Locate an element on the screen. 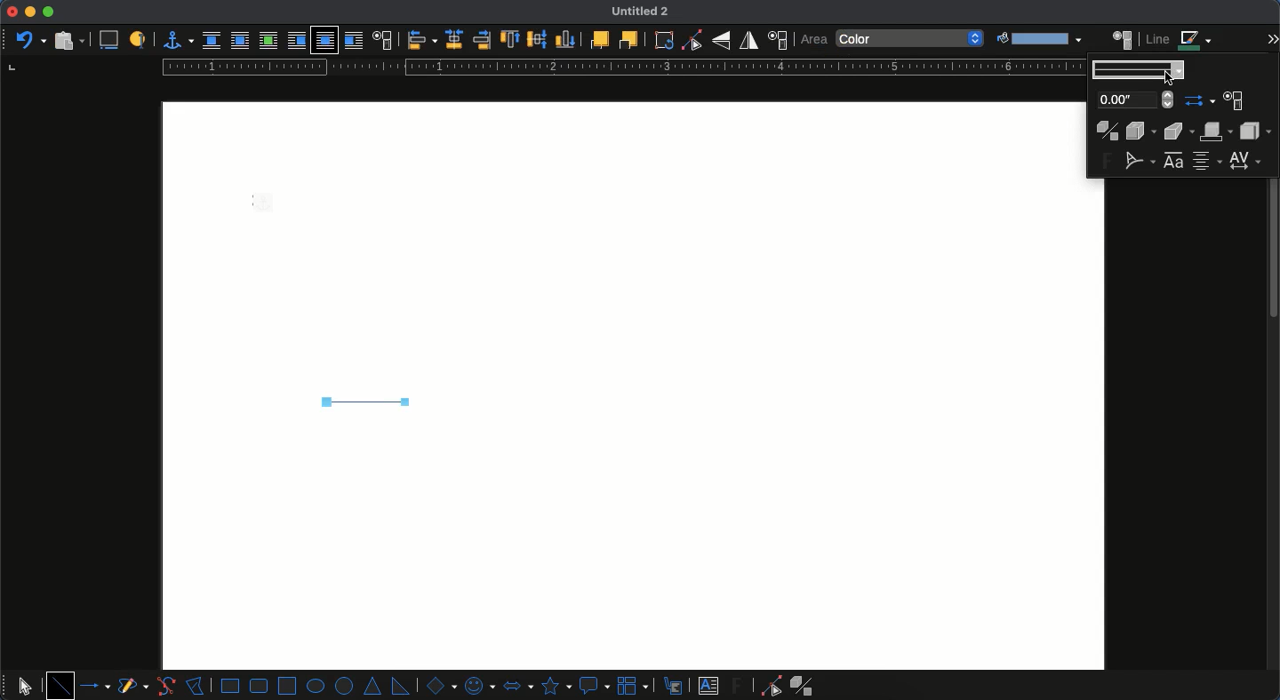  rotate is located at coordinates (664, 40).